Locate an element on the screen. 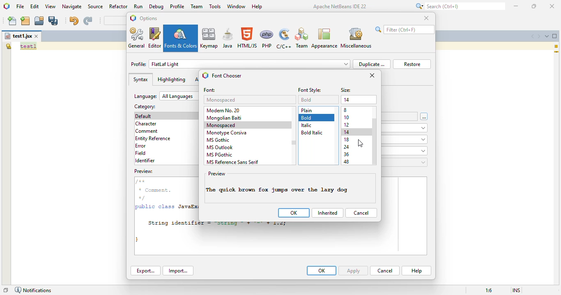 This screenshot has height=295, width=561. new file is located at coordinates (13, 21).